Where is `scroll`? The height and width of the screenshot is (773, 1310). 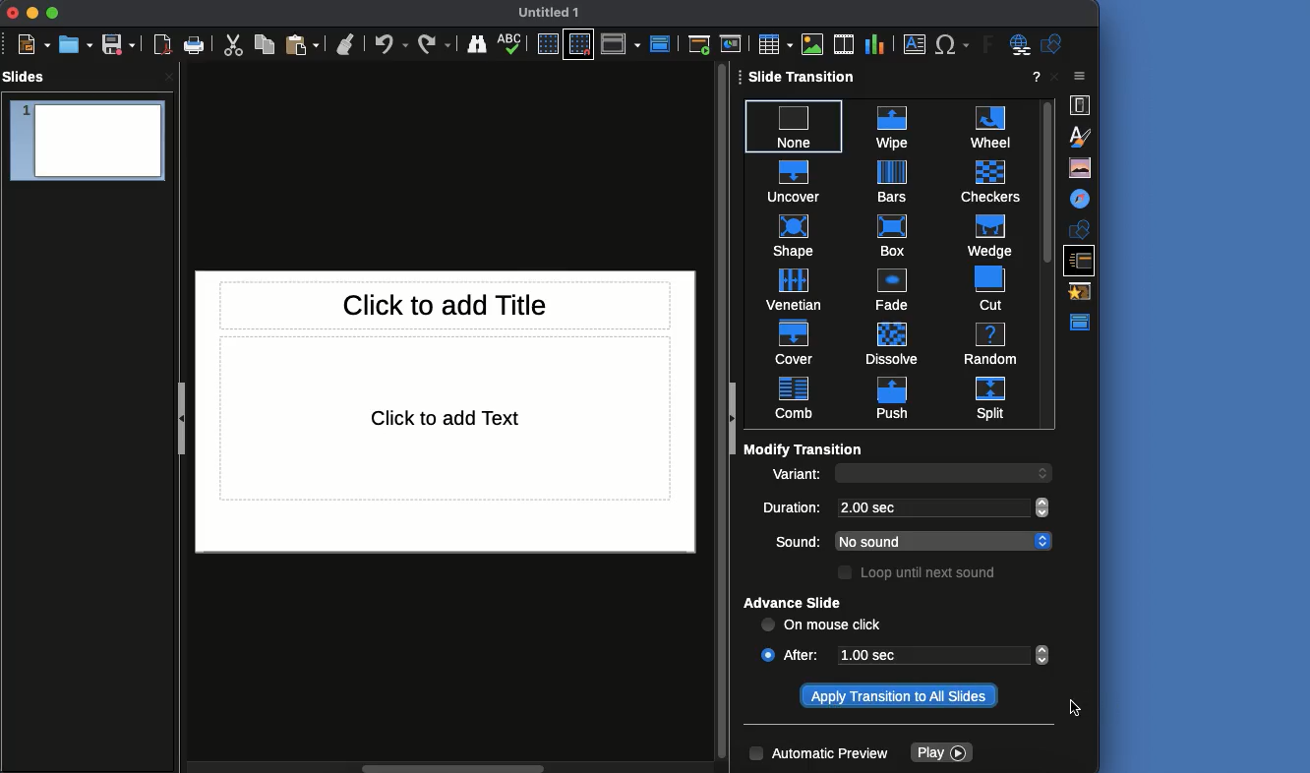 scroll is located at coordinates (1044, 656).